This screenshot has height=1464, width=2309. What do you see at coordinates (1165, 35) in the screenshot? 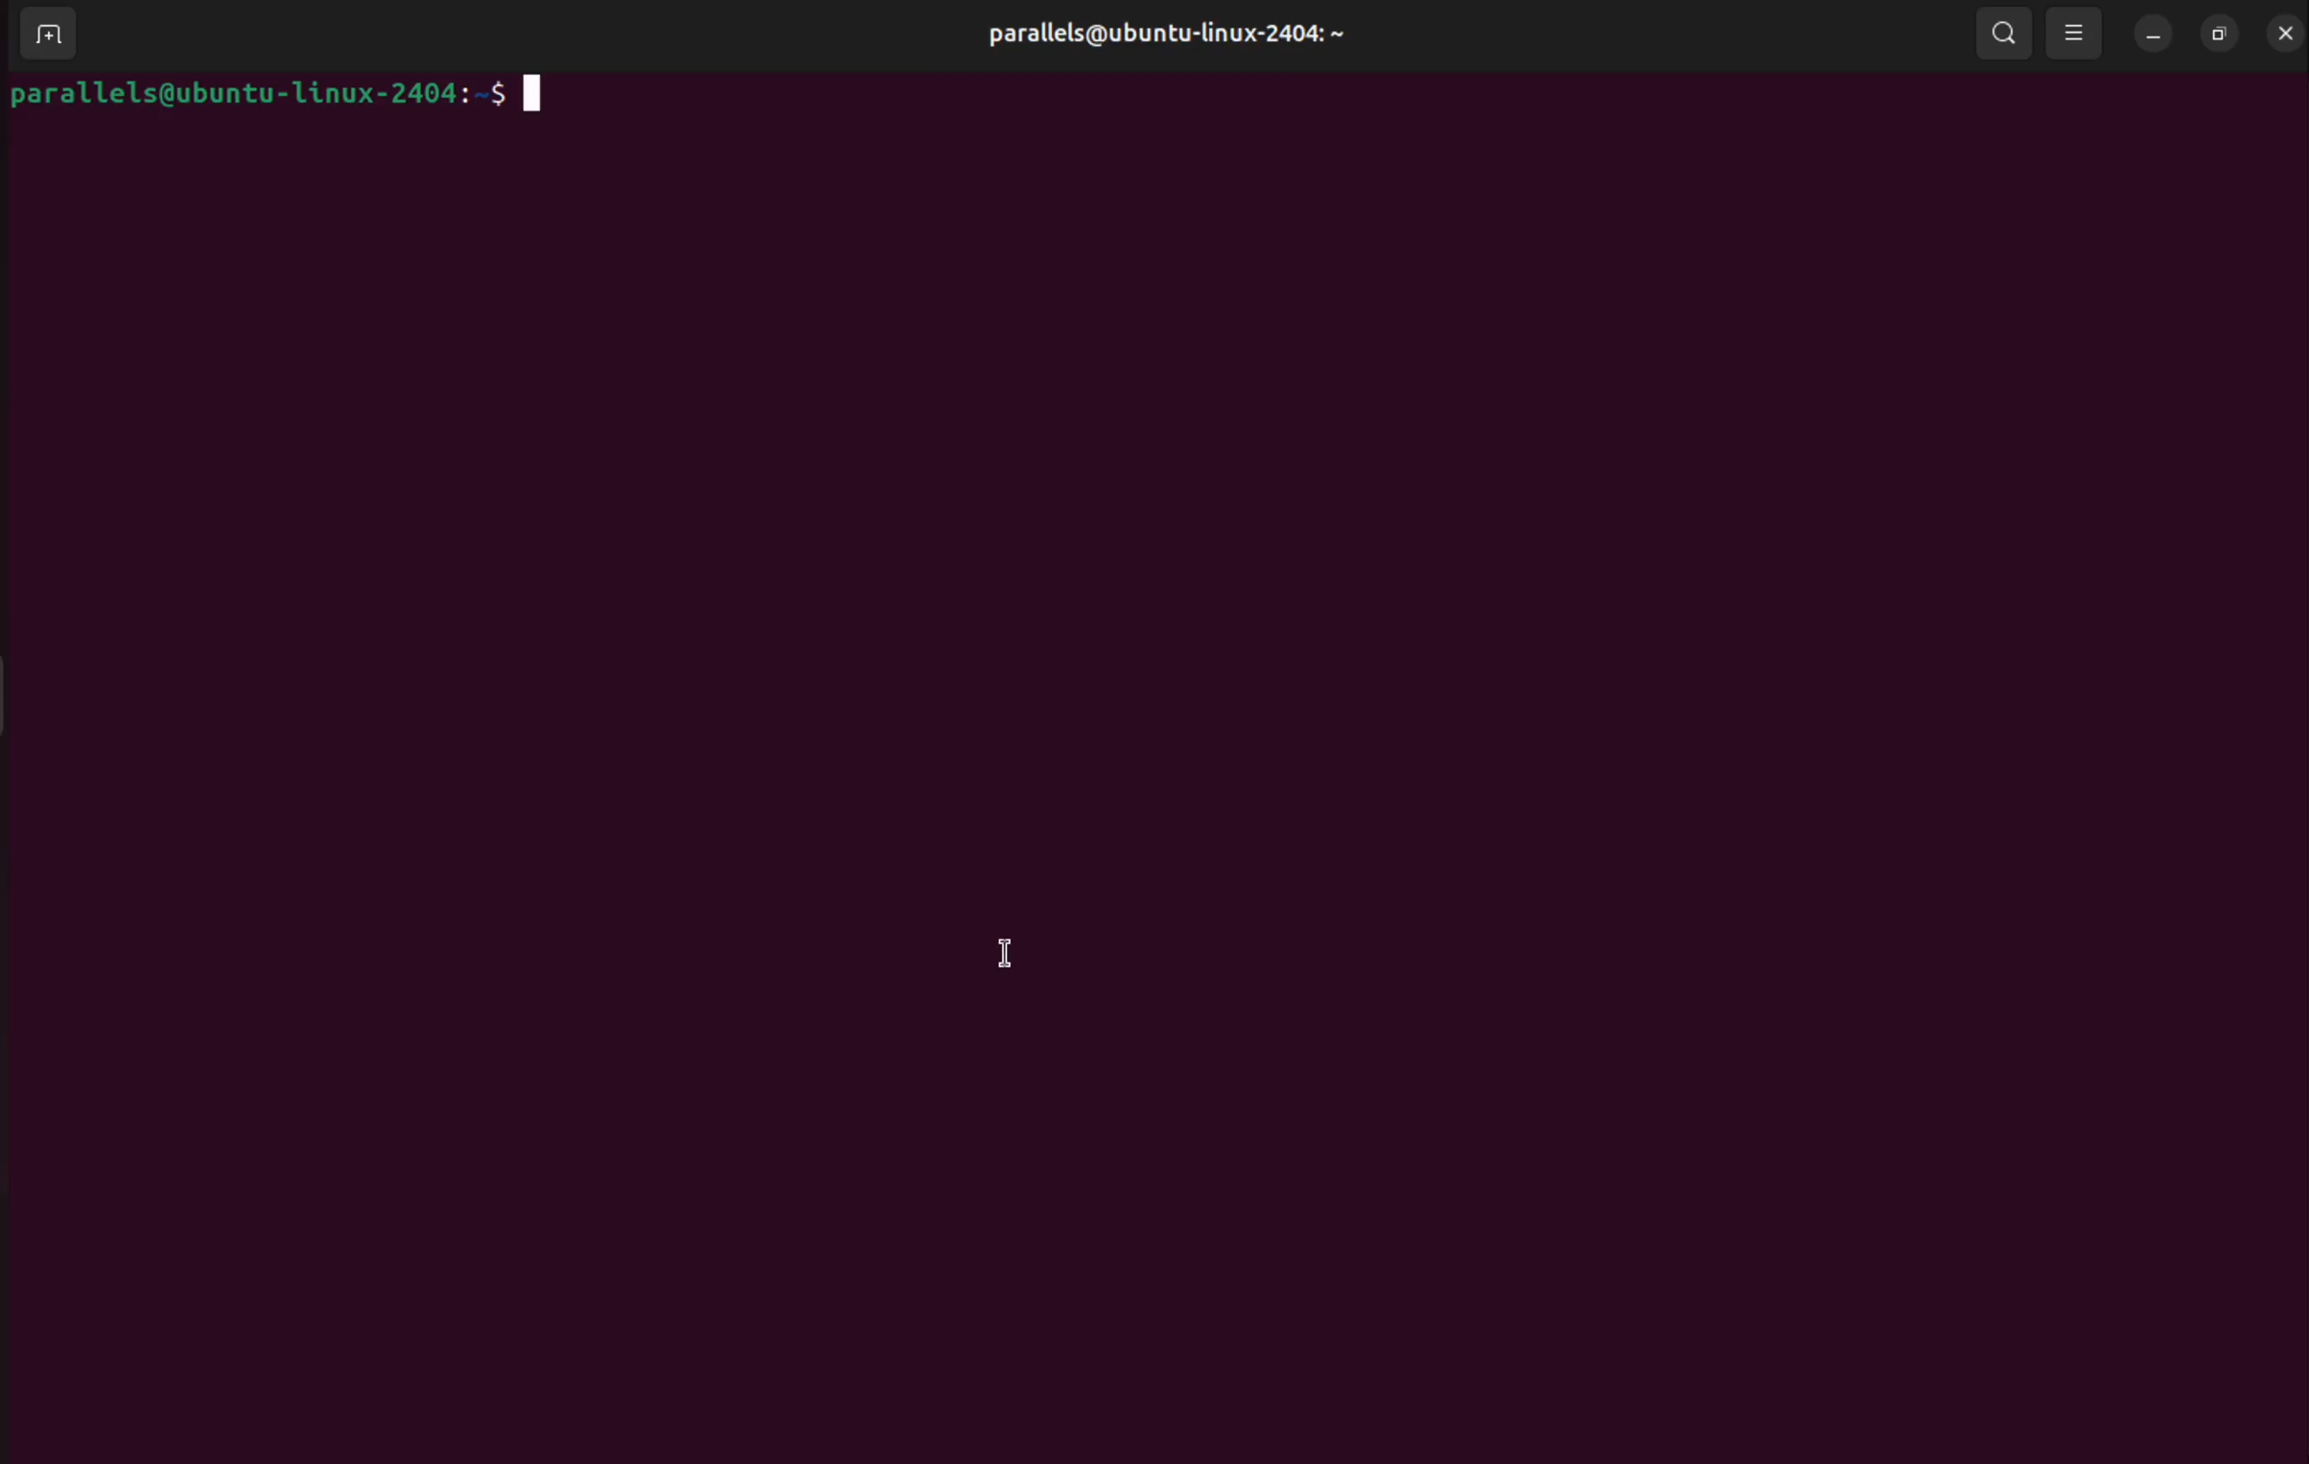
I see `user profile` at bounding box center [1165, 35].